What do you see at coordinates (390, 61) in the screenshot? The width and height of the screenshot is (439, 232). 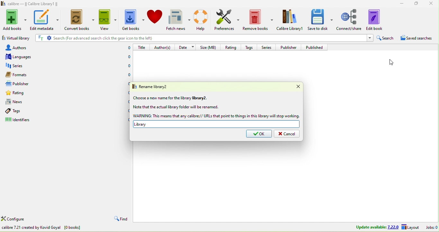 I see `cursor` at bounding box center [390, 61].